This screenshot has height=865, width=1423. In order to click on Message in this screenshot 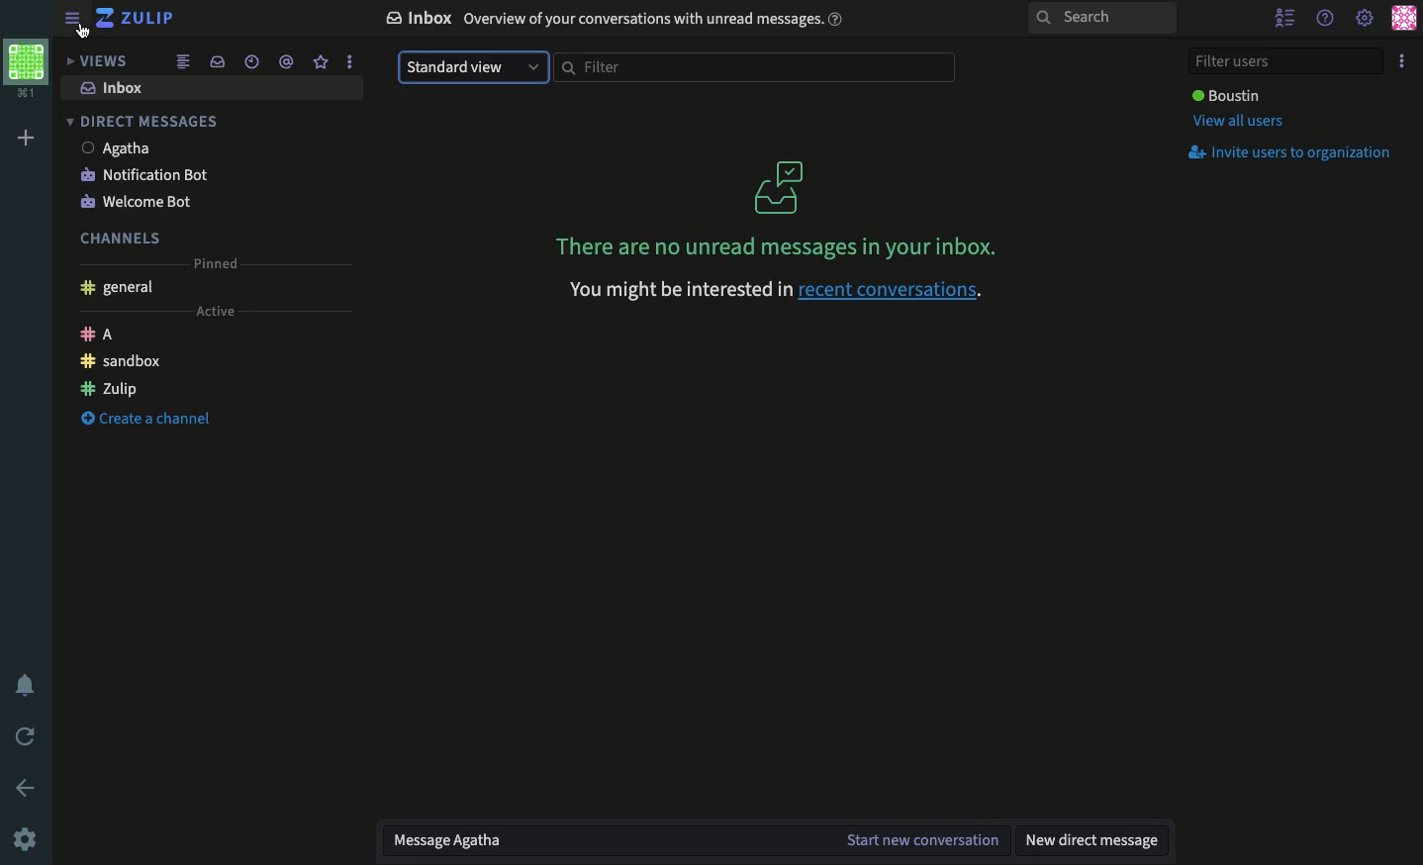, I will do `click(694, 841)`.